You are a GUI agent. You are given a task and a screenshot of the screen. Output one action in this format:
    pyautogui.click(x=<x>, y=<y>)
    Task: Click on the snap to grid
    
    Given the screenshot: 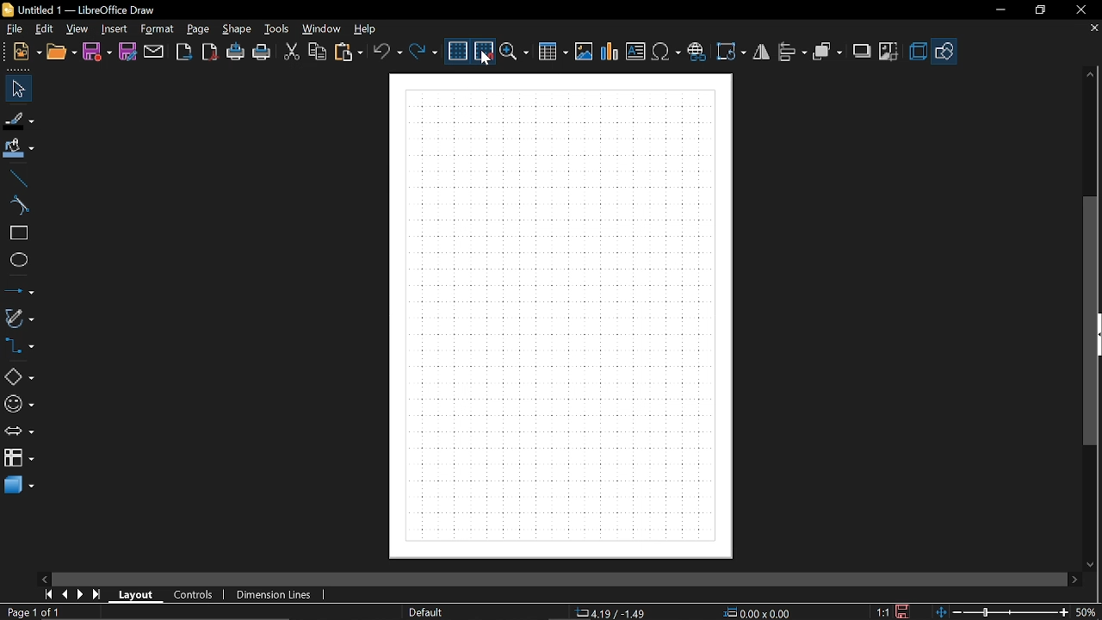 What is the action you would take?
    pyautogui.click(x=485, y=52)
    